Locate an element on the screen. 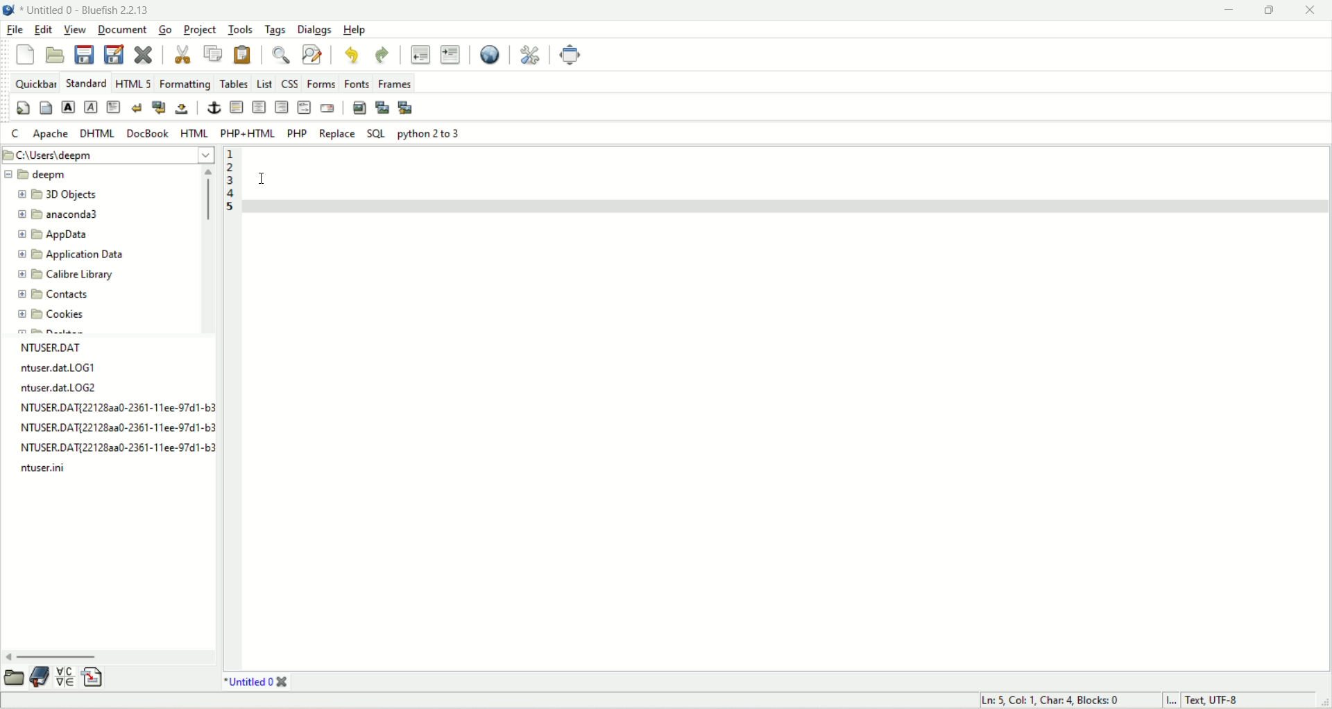 The height and width of the screenshot is (709, 1332). formatting is located at coordinates (187, 82).